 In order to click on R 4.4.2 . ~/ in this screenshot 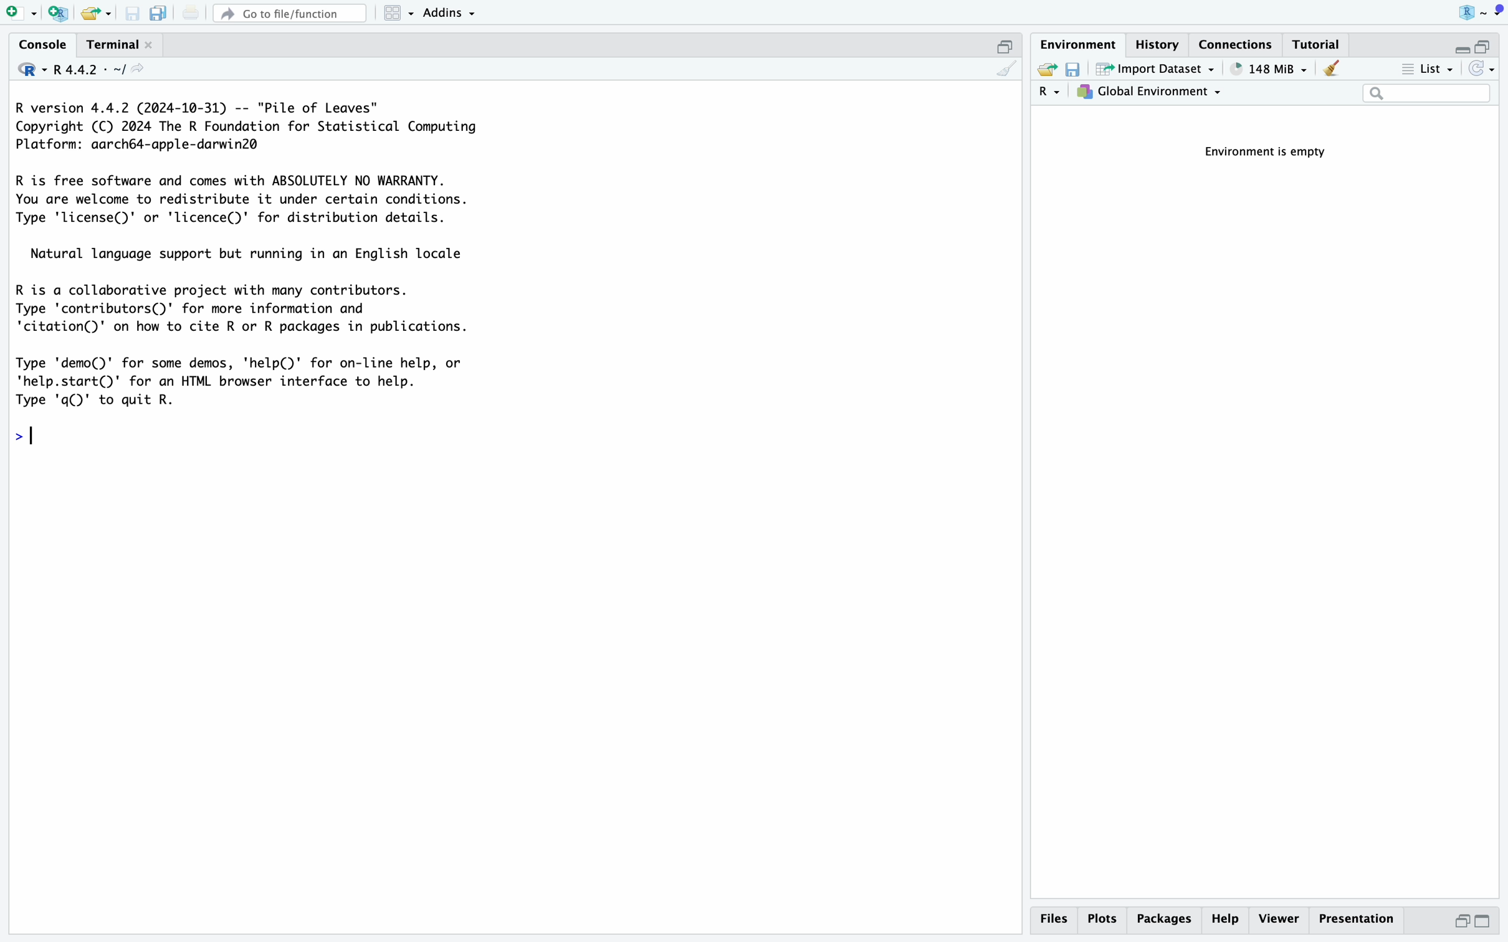, I will do `click(91, 69)`.